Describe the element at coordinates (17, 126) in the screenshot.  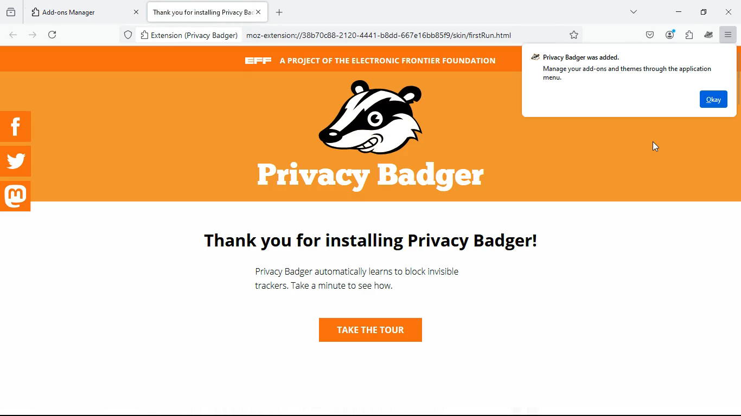
I see `facebook` at that location.